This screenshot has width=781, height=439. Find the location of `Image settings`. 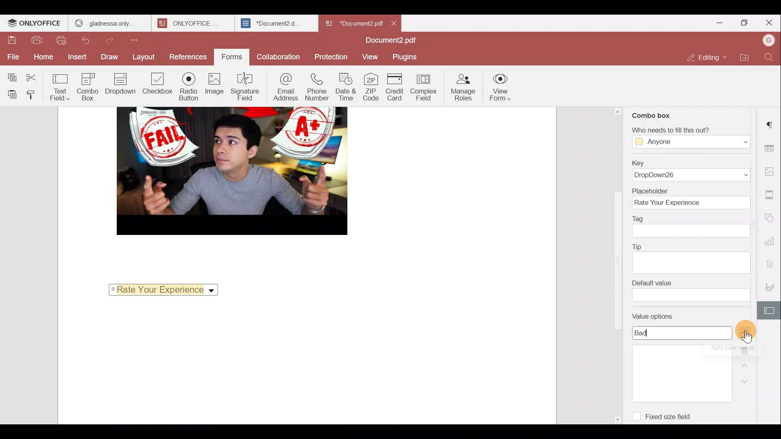

Image settings is located at coordinates (771, 172).